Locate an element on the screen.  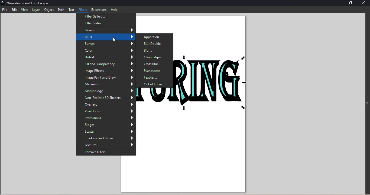
Path is located at coordinates (61, 10).